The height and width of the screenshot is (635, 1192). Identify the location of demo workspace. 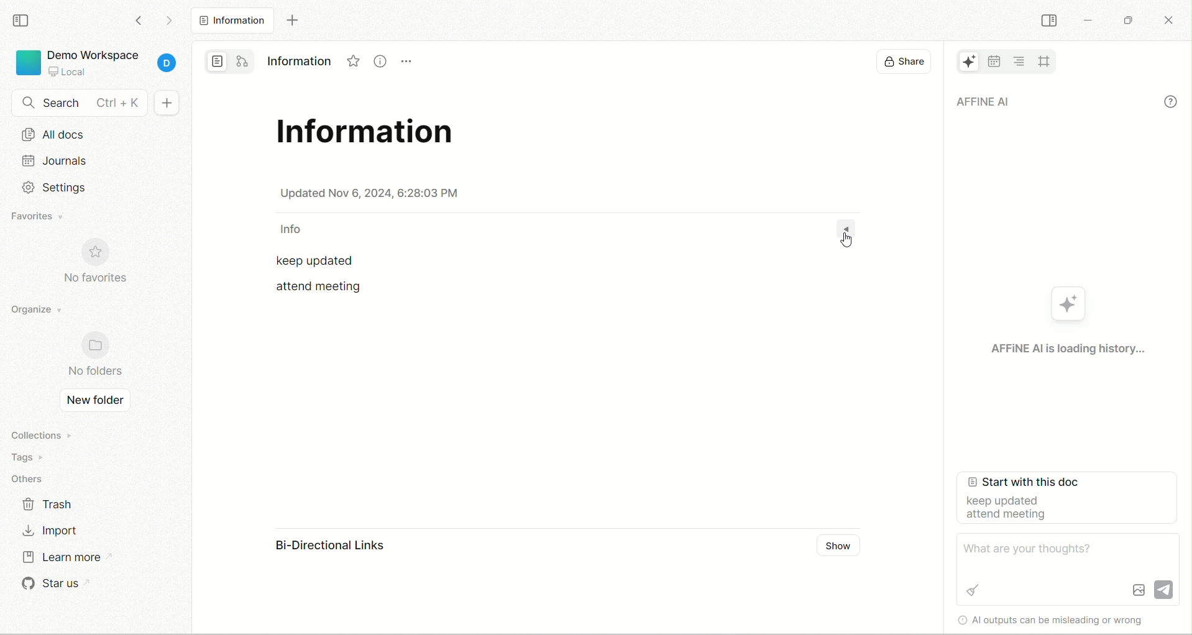
(93, 53).